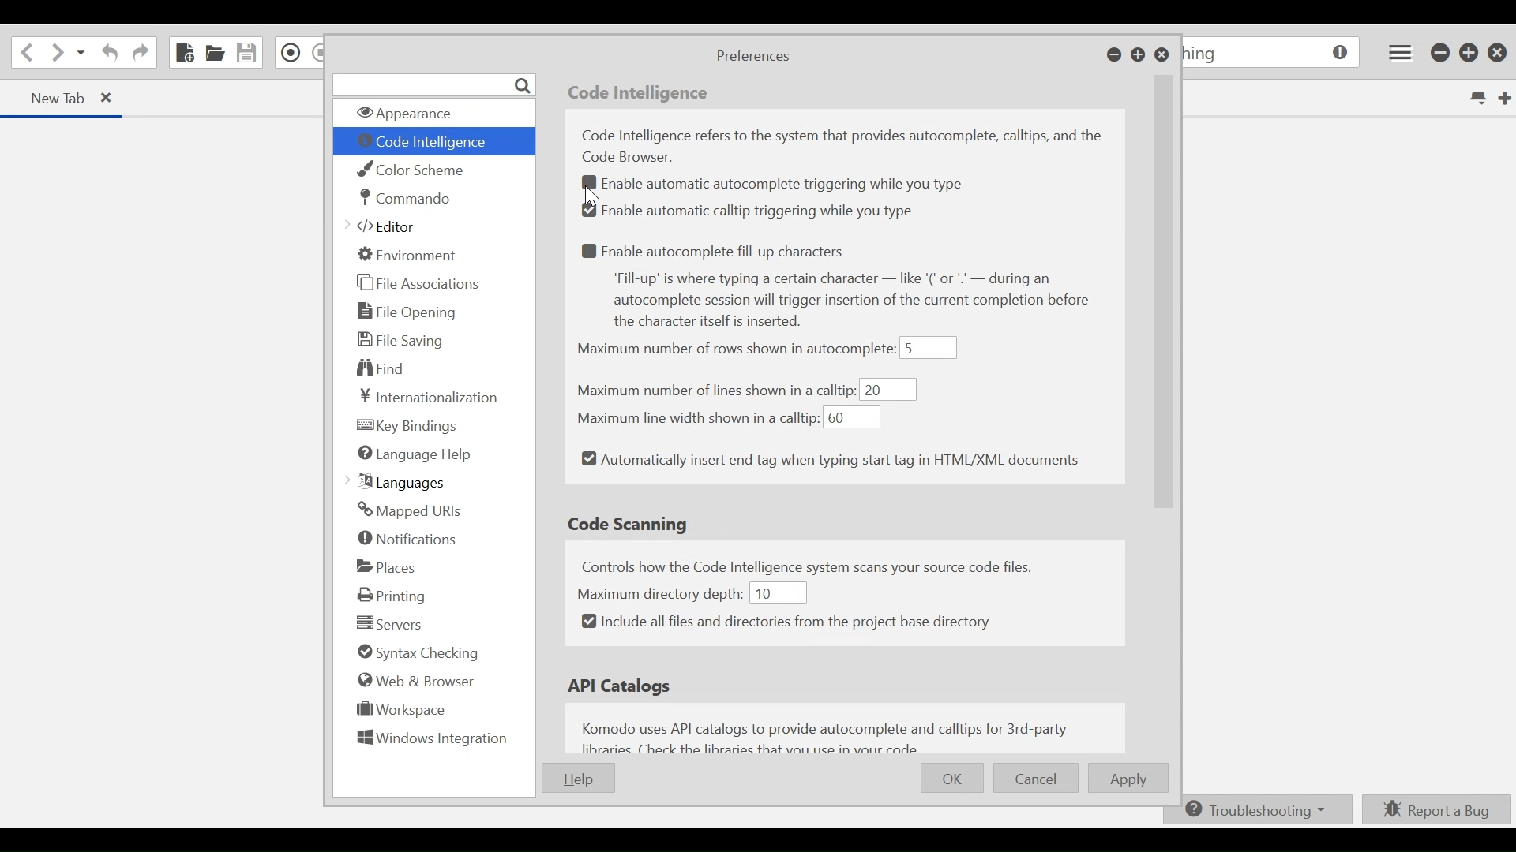 The image size is (1516, 852). Describe the element at coordinates (400, 482) in the screenshot. I see `Languages` at that location.